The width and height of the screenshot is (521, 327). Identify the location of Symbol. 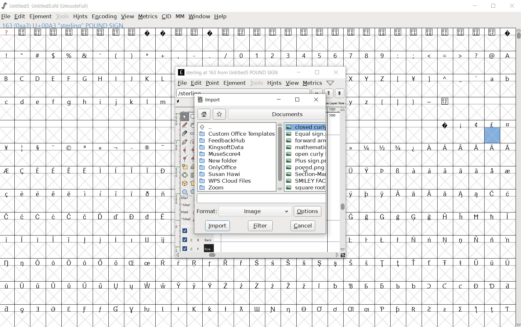
(476, 310).